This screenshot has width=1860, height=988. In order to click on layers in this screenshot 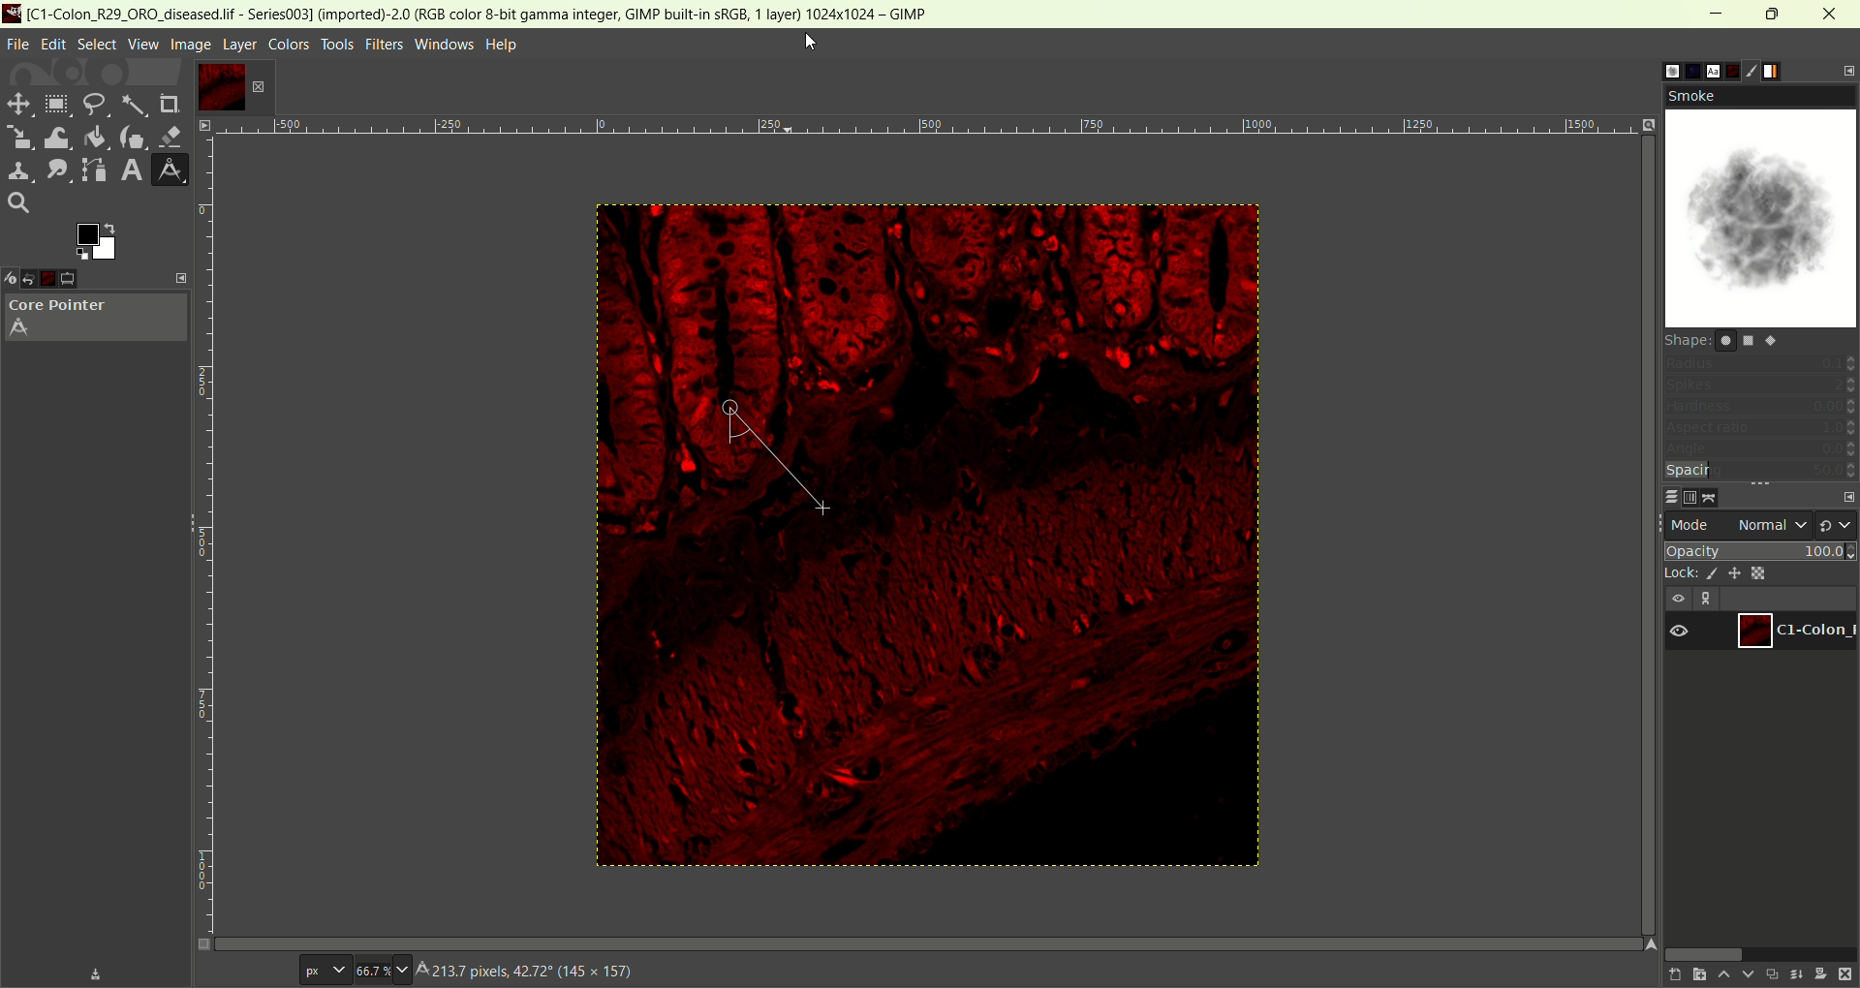, I will do `click(1663, 496)`.